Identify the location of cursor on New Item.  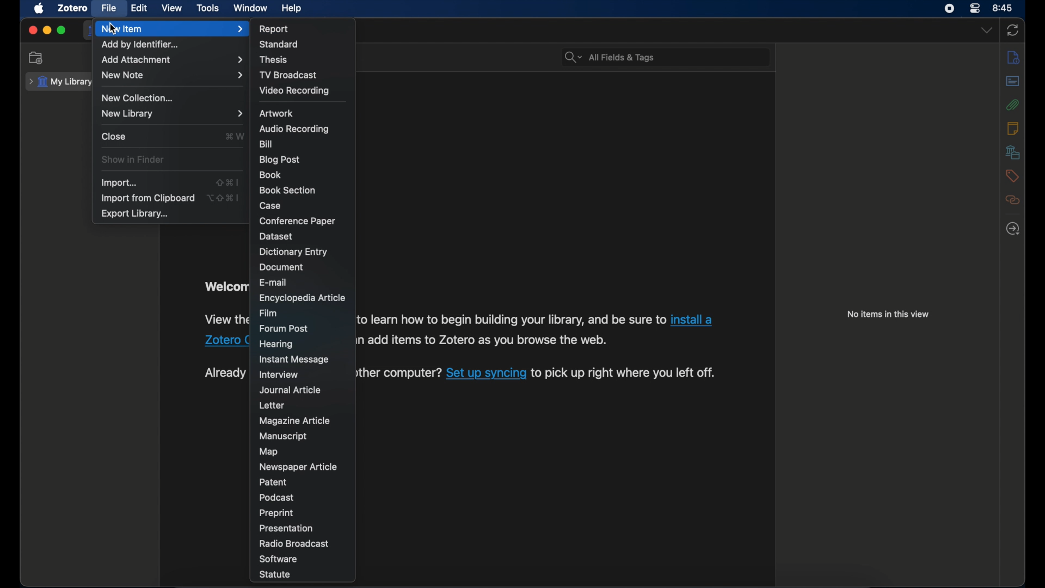
(112, 28).